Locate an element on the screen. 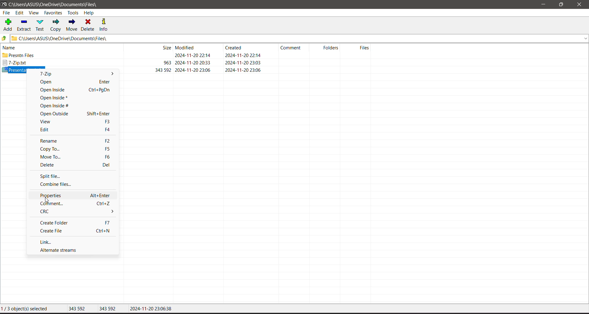 The width and height of the screenshot is (589, 314). Move To is located at coordinates (74, 157).